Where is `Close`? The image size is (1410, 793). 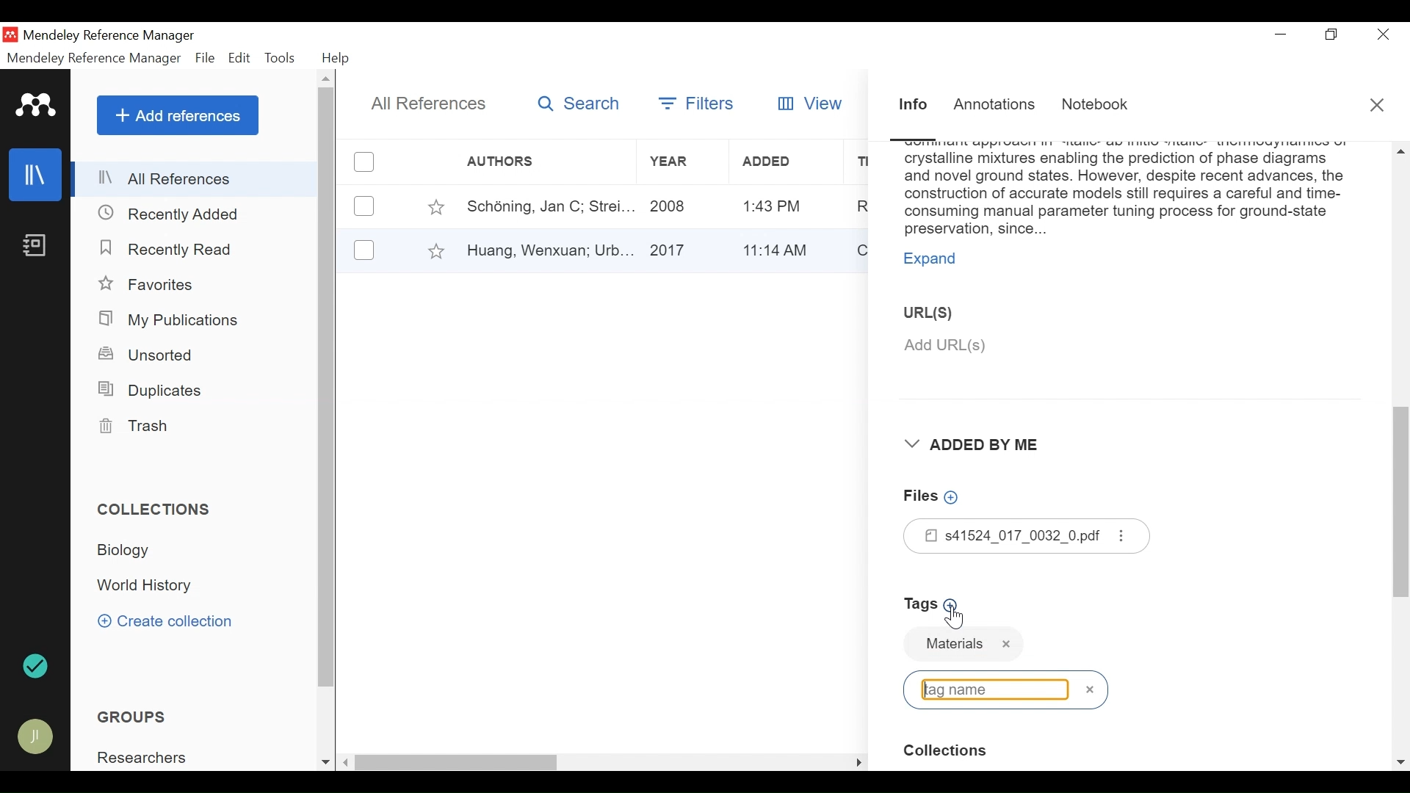 Close is located at coordinates (1385, 34).